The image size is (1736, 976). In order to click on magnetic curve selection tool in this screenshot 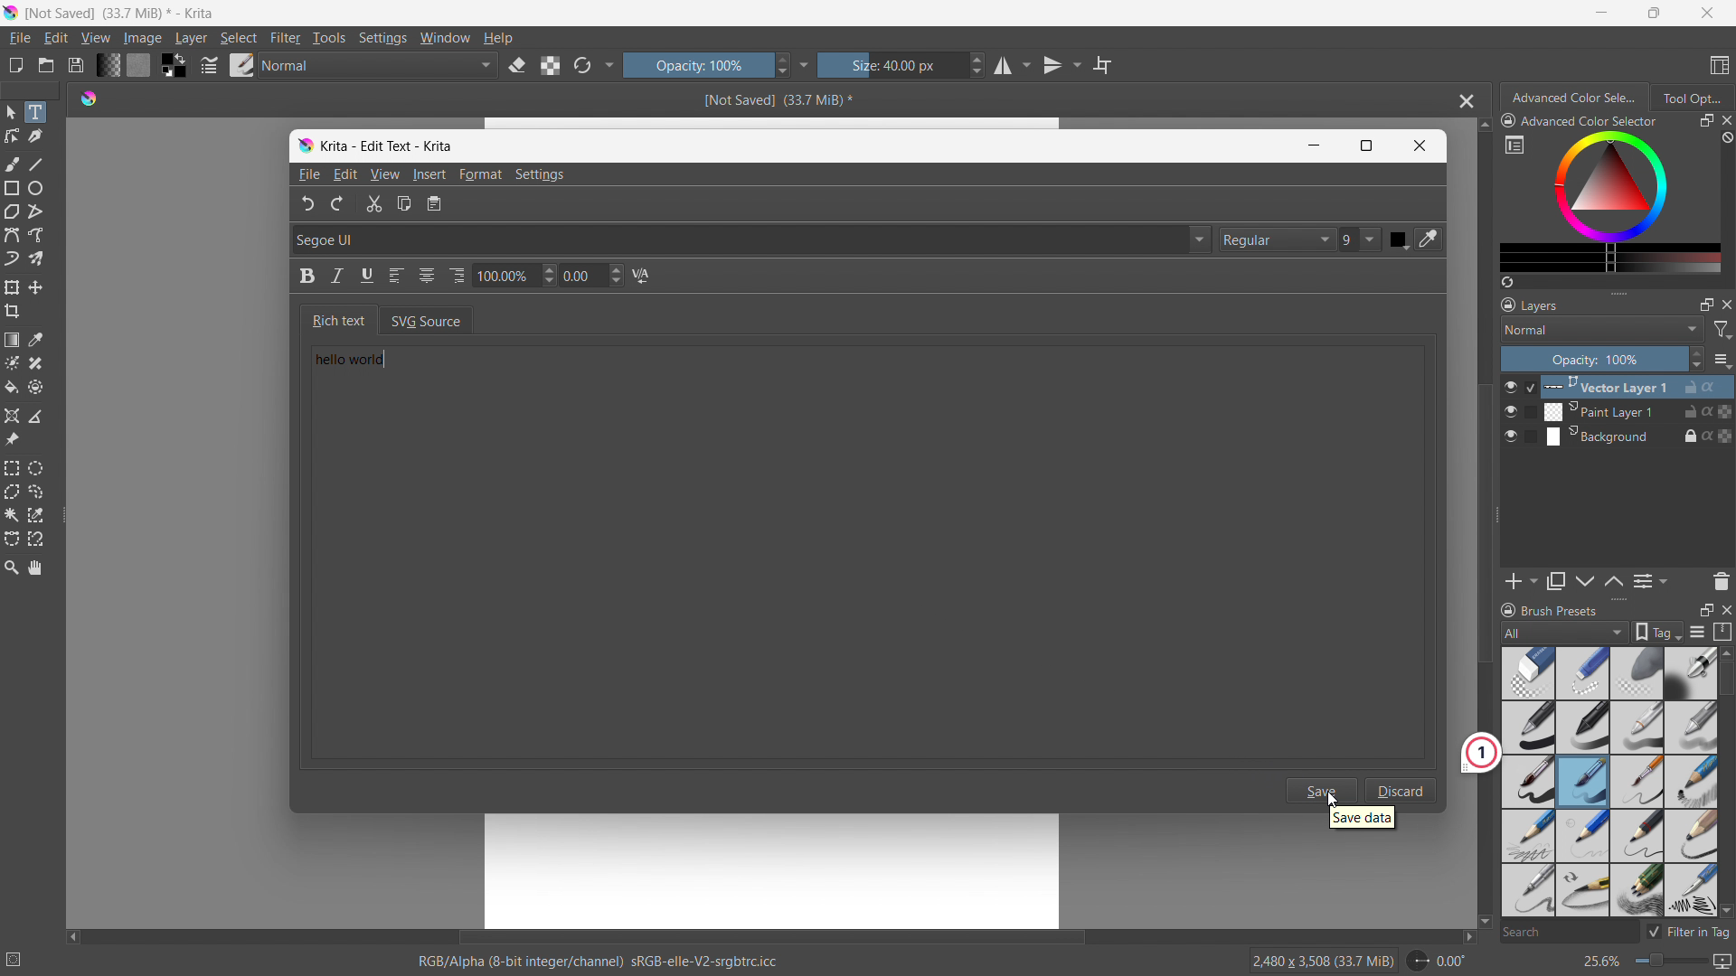, I will do `click(36, 540)`.